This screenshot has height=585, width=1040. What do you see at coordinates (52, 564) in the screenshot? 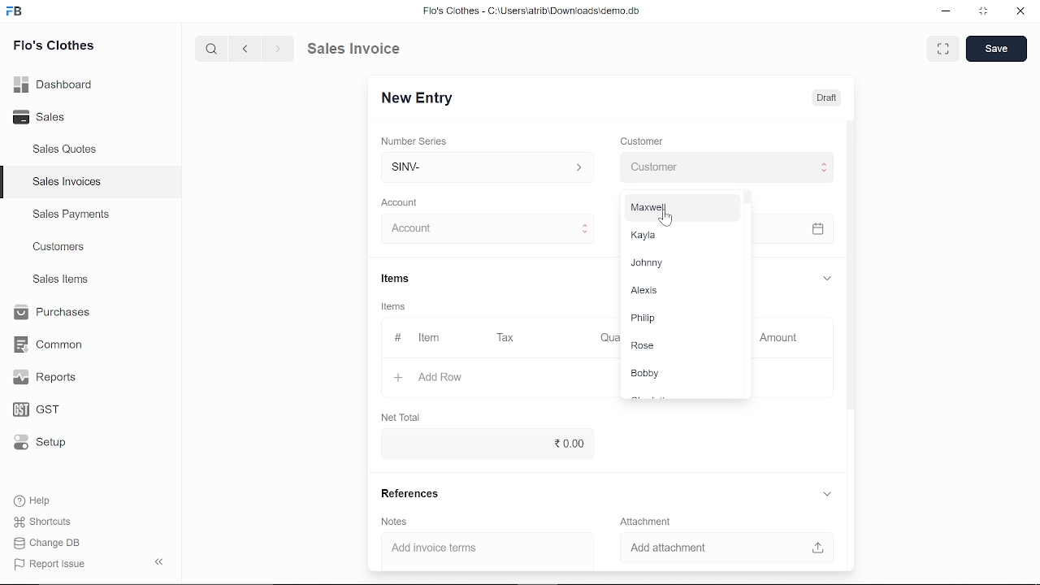
I see `| Report Issue:` at bounding box center [52, 564].